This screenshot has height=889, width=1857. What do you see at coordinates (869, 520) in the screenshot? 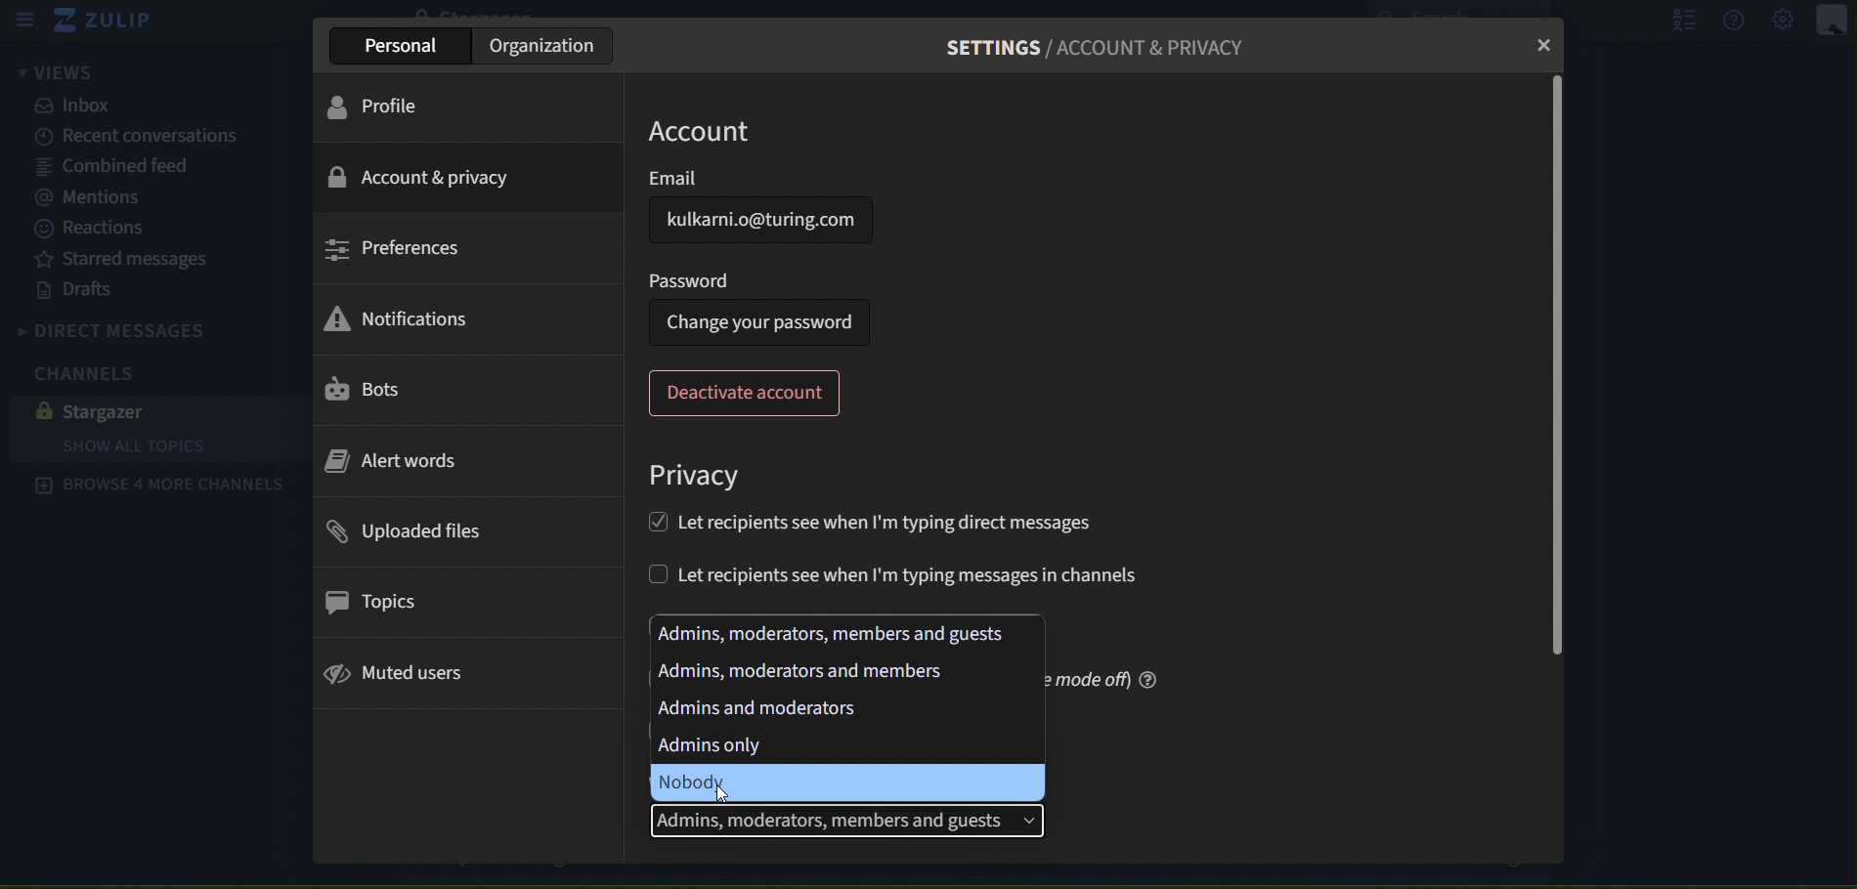
I see `let recipients see when Im typing direct messages` at bounding box center [869, 520].